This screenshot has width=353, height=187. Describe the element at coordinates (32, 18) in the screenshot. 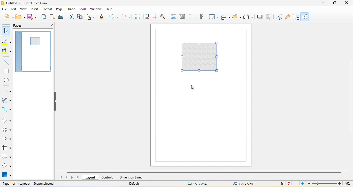

I see `save` at that location.